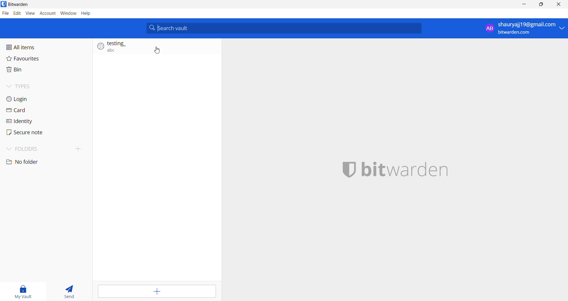 The height and width of the screenshot is (301, 568). I want to click on All items, so click(46, 45).